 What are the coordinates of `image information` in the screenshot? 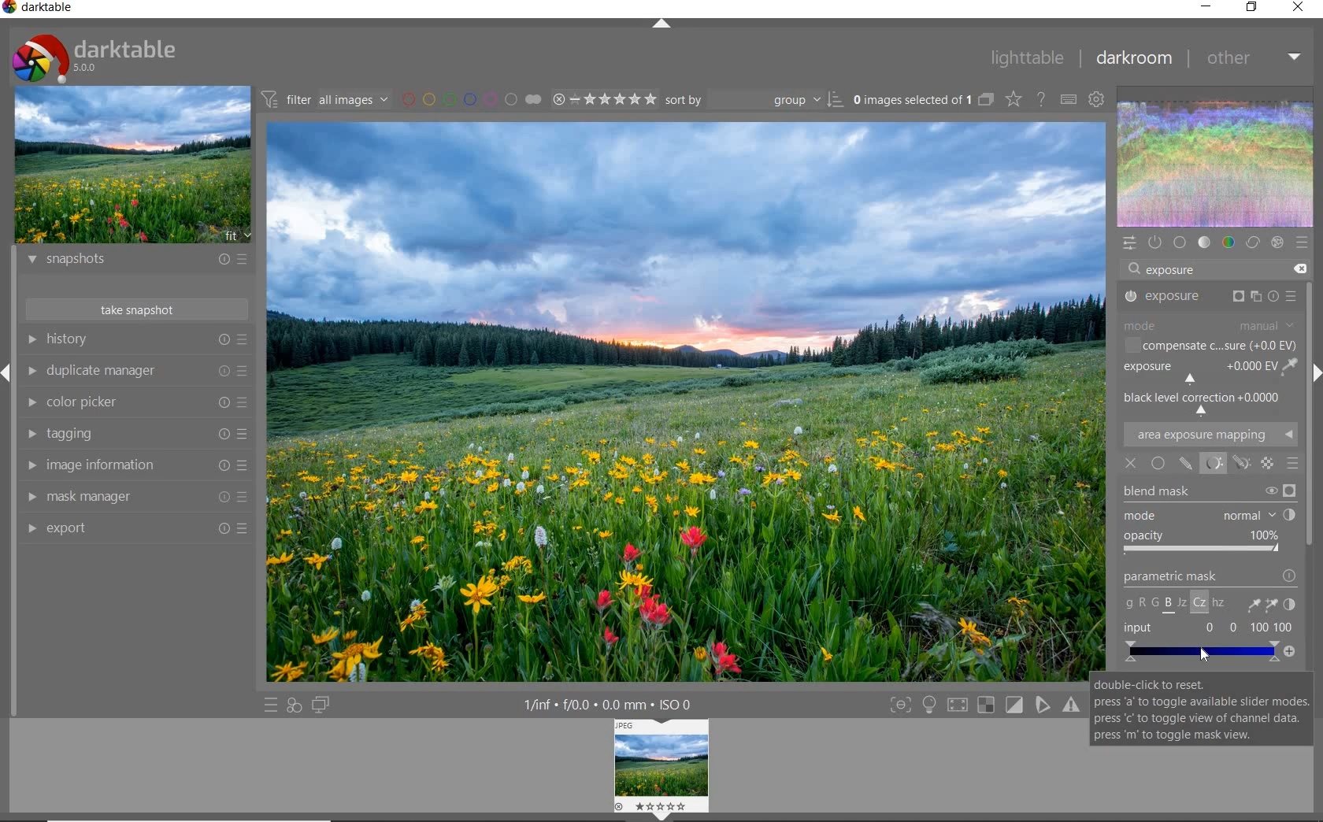 It's located at (135, 465).